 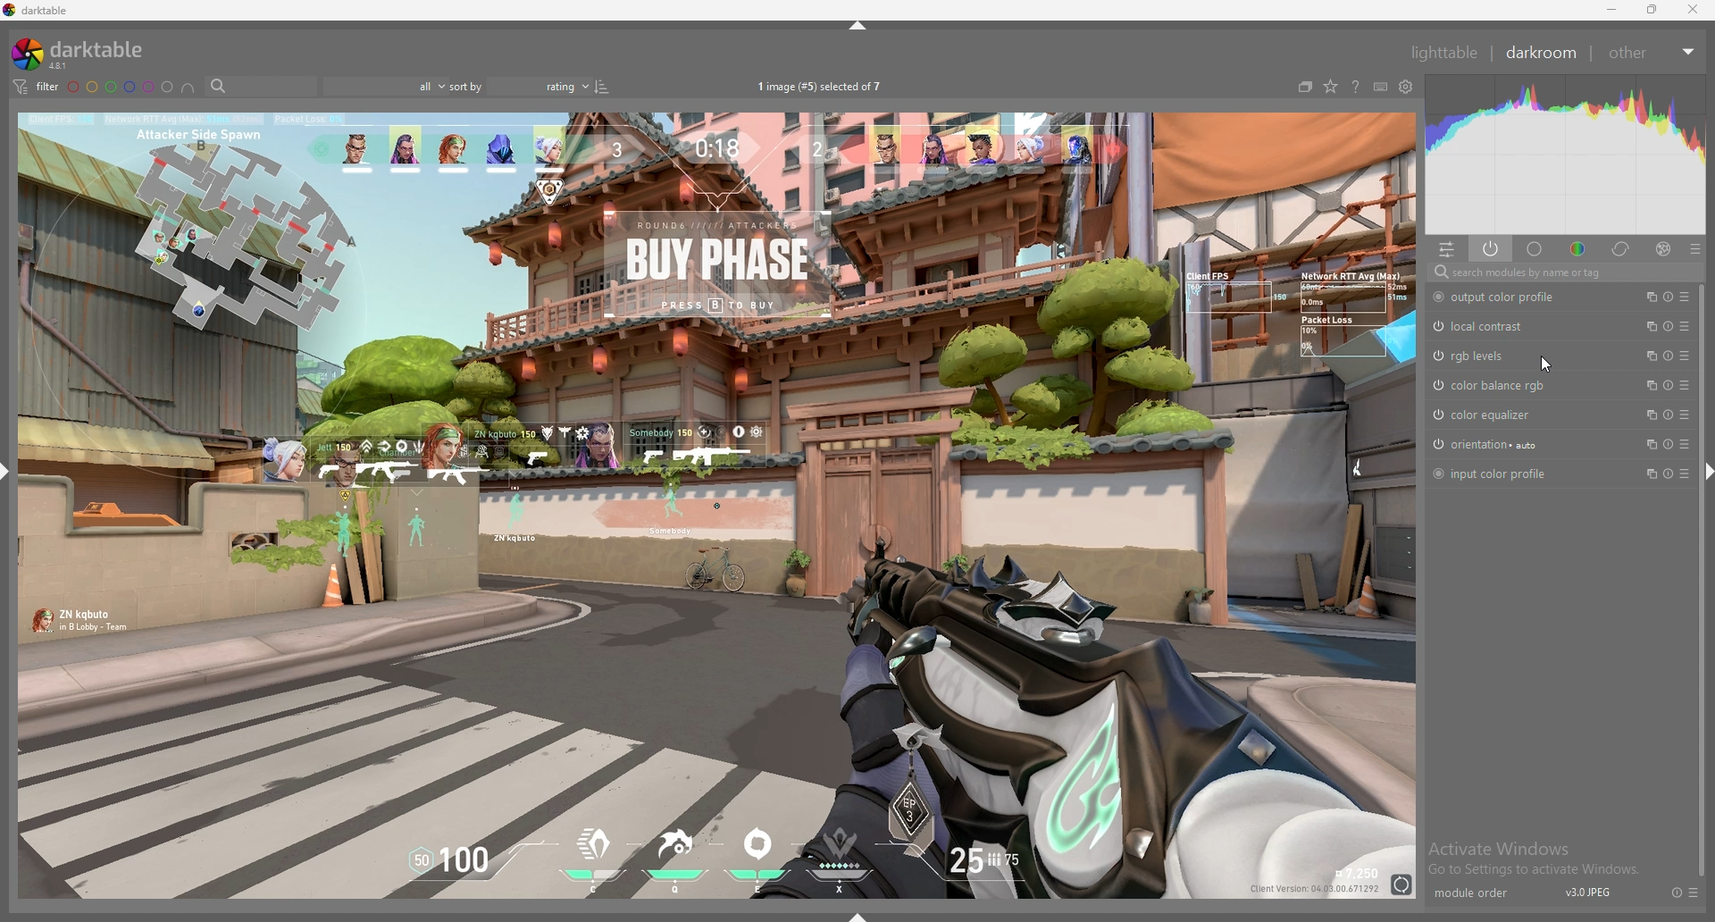 I want to click on reset, so click(x=1669, y=474).